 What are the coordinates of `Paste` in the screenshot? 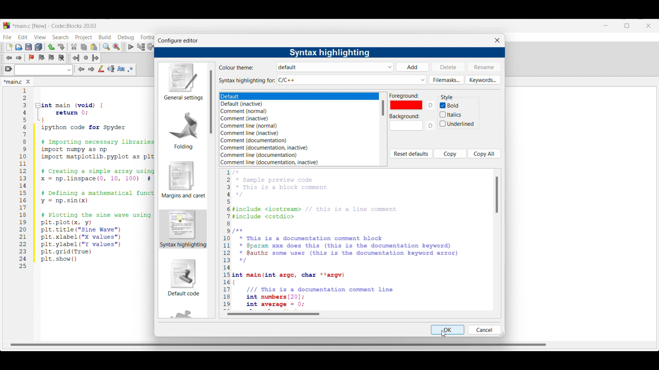 It's located at (94, 47).